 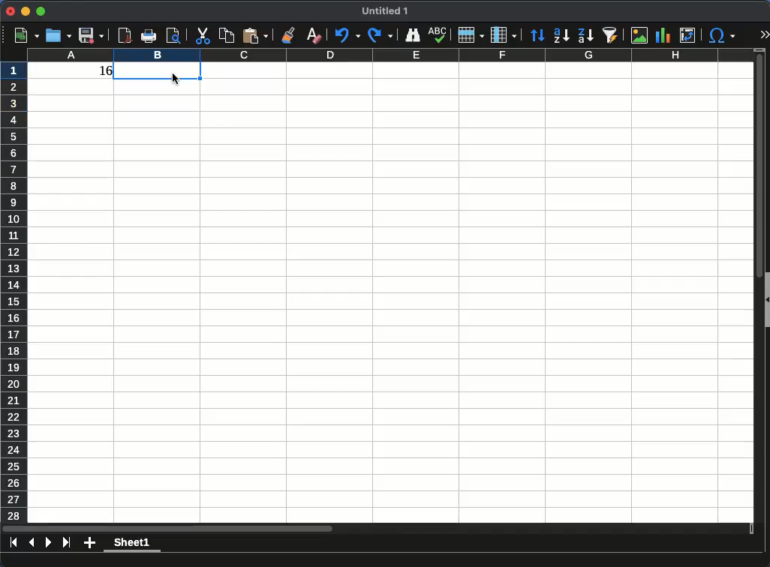 I want to click on scroll, so click(x=756, y=286).